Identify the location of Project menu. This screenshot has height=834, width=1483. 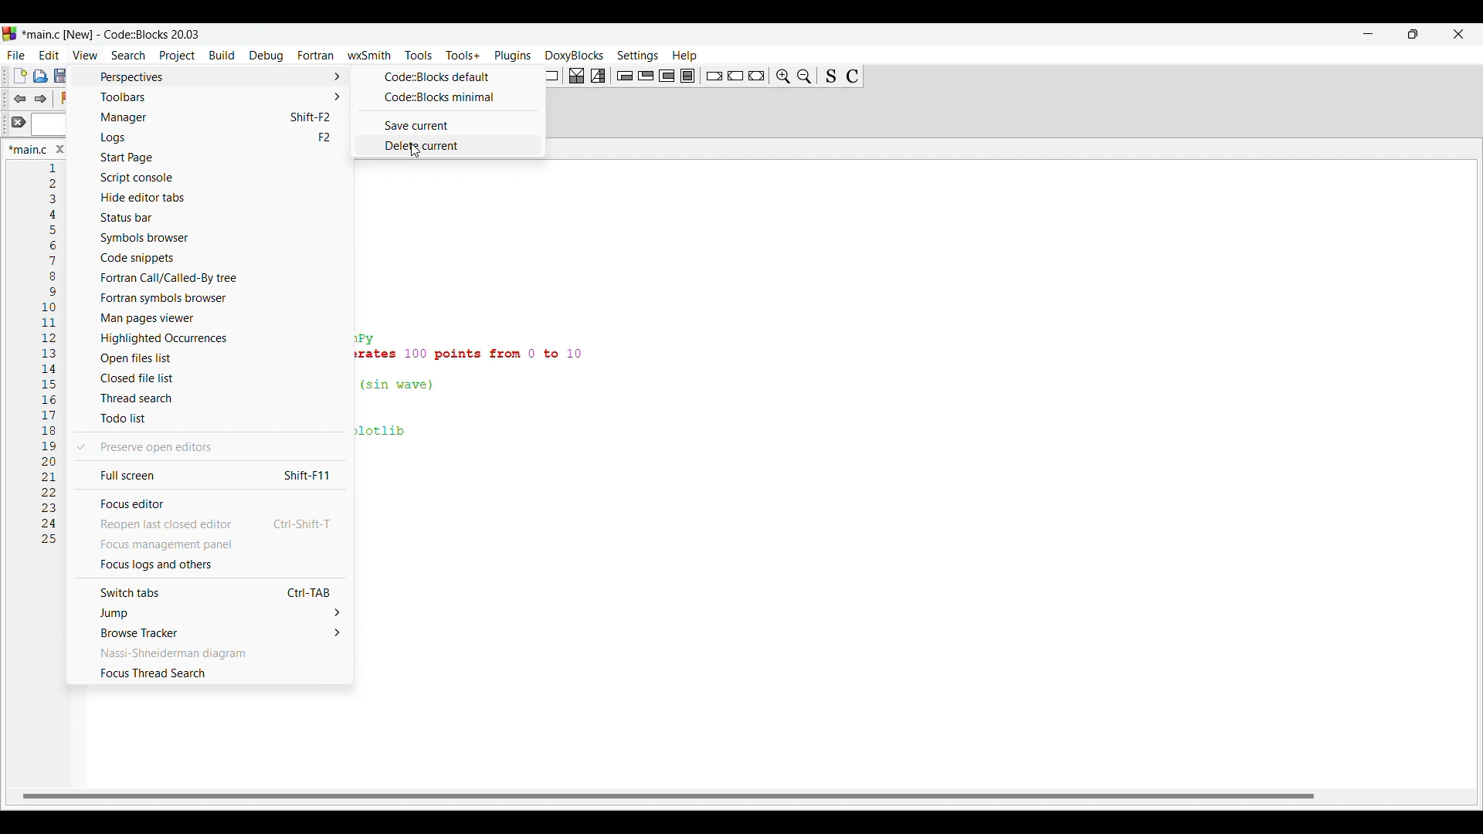
(178, 56).